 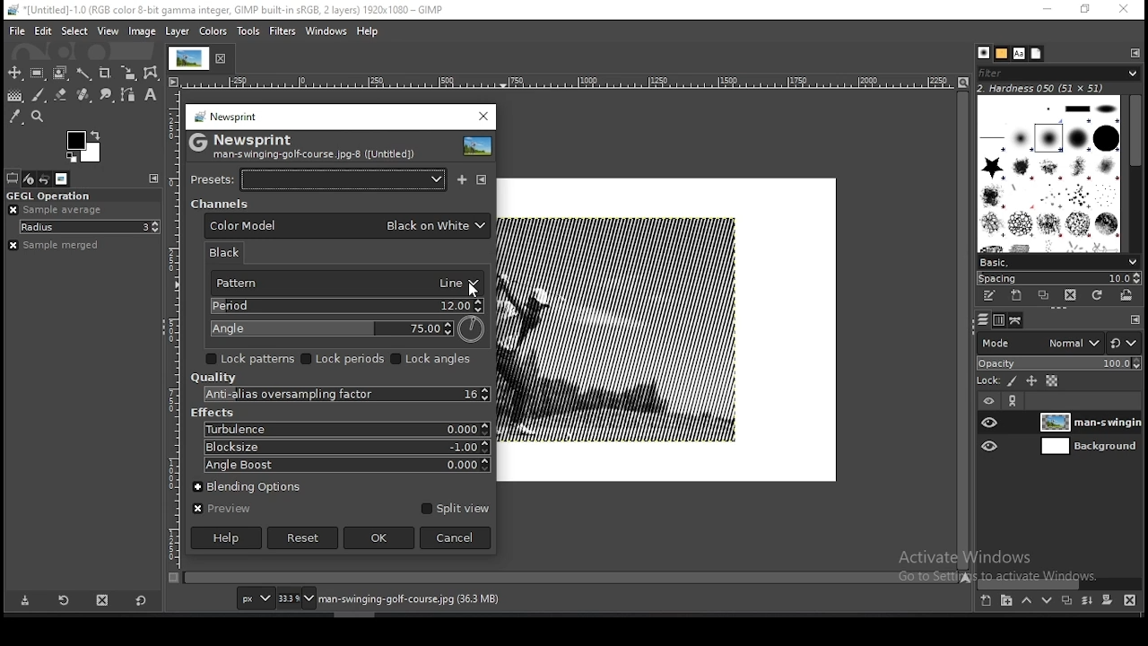 What do you see at coordinates (1059, 277) in the screenshot?
I see `spacing` at bounding box center [1059, 277].